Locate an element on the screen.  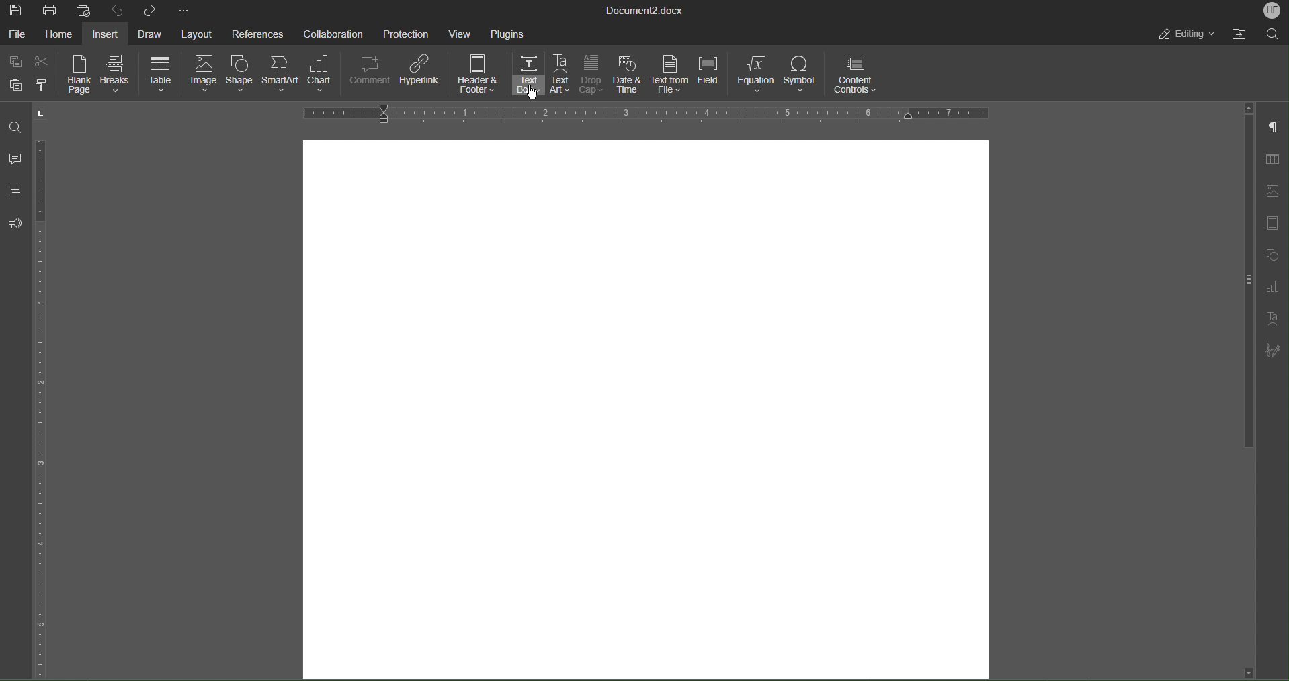
Print is located at coordinates (51, 9).